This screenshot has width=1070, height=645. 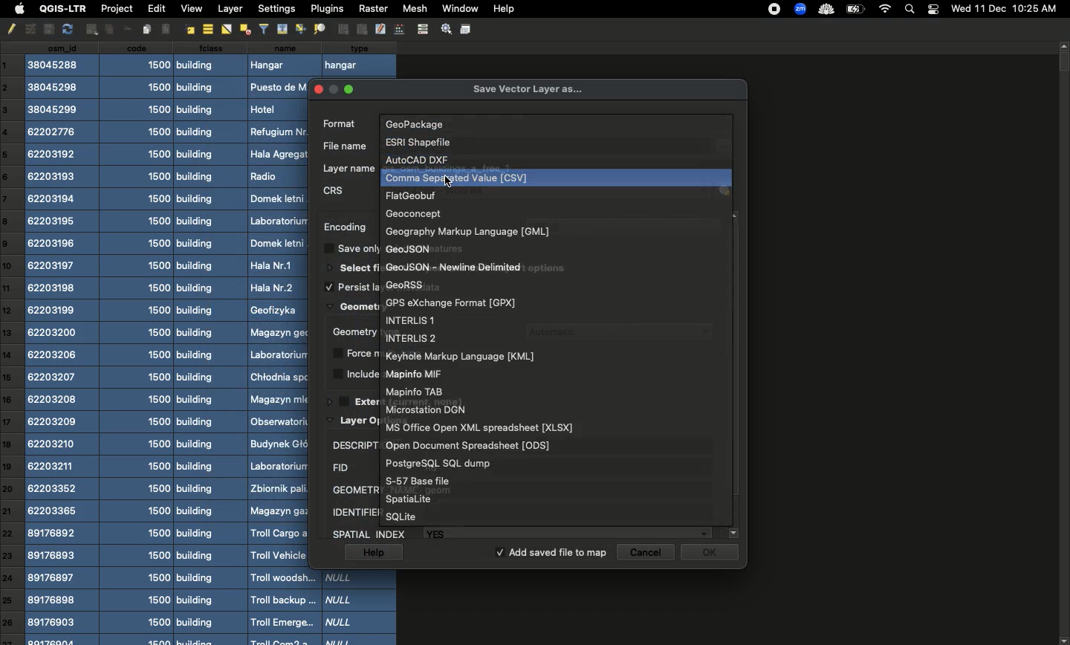 I want to click on Format, so click(x=417, y=158).